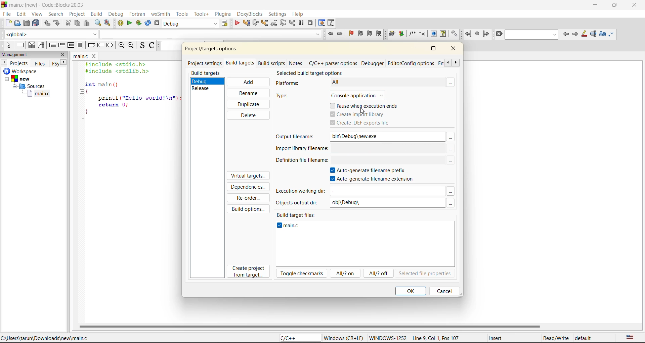 The height and width of the screenshot is (343, 645). Describe the element at coordinates (88, 23) in the screenshot. I see `paste` at that location.